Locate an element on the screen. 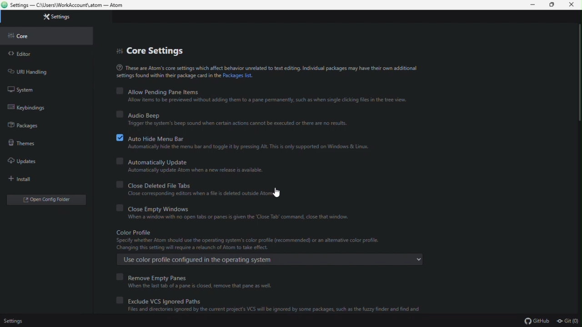 The height and width of the screenshot is (327, 582). restore is located at coordinates (554, 5).